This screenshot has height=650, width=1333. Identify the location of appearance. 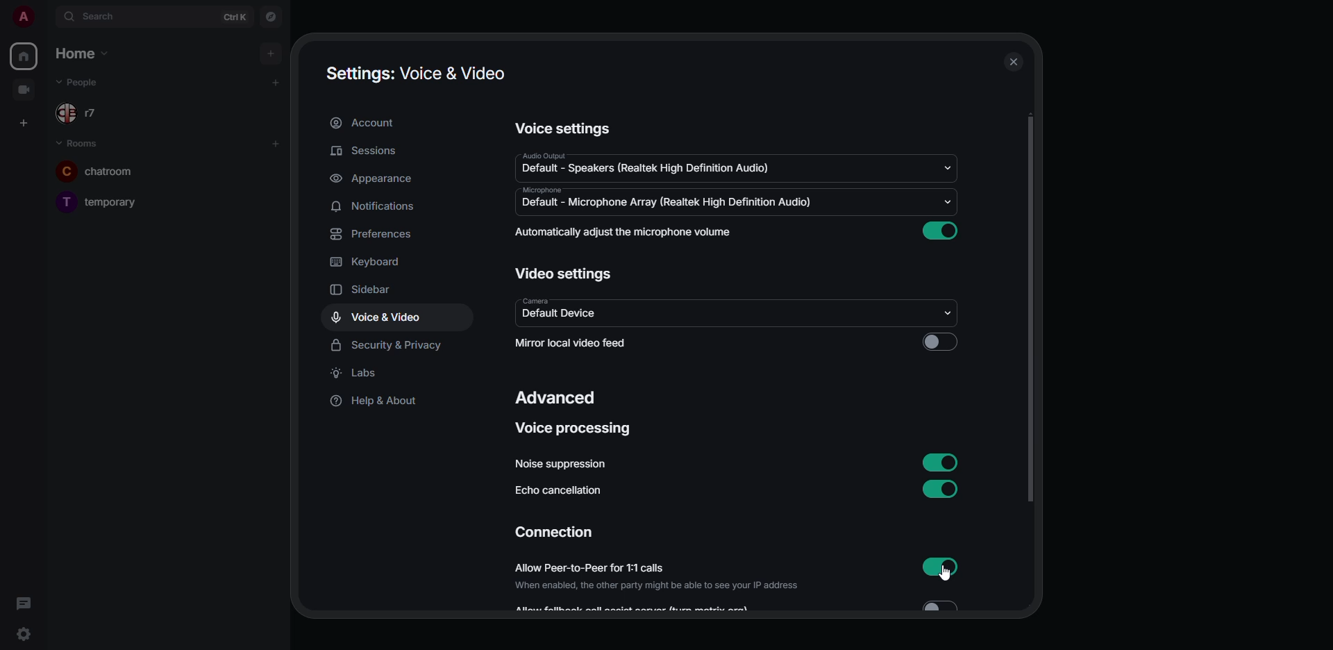
(375, 179).